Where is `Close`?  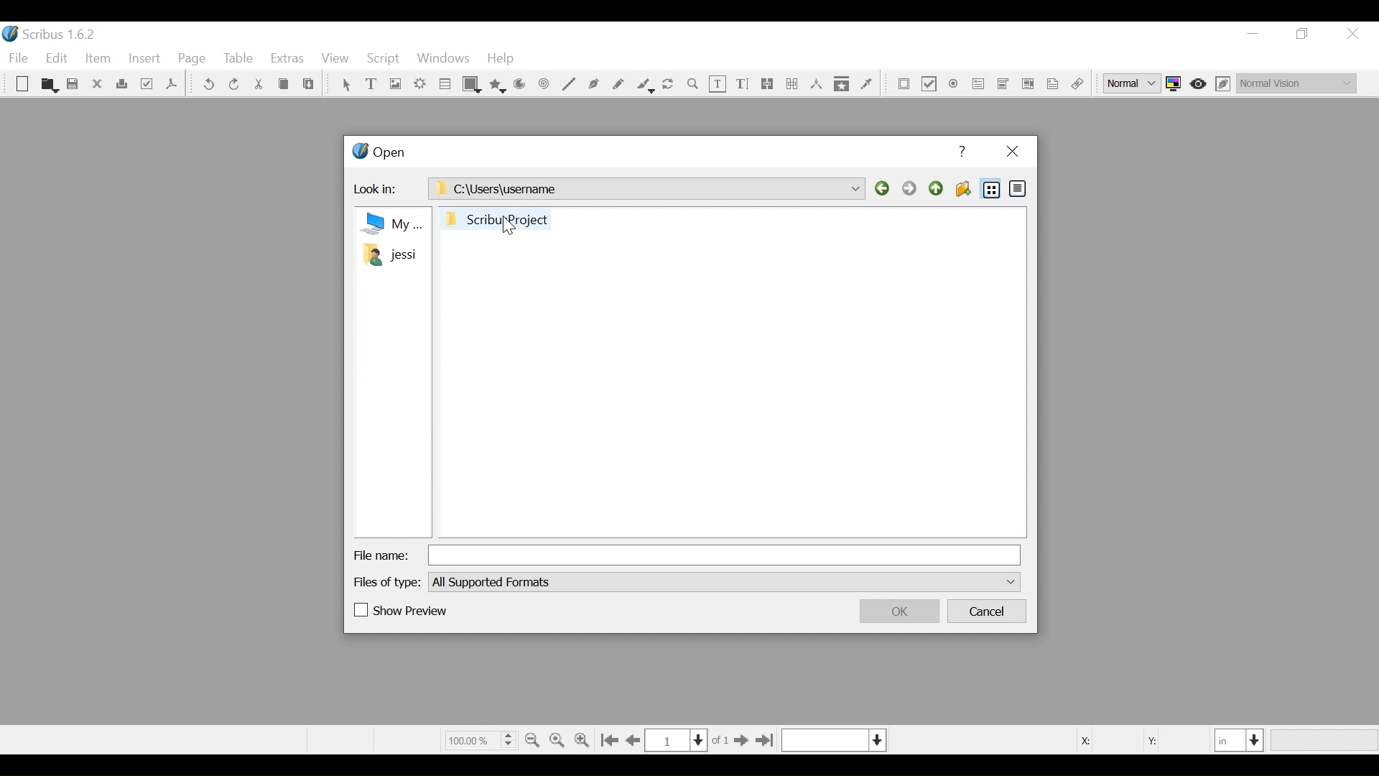
Close is located at coordinates (98, 84).